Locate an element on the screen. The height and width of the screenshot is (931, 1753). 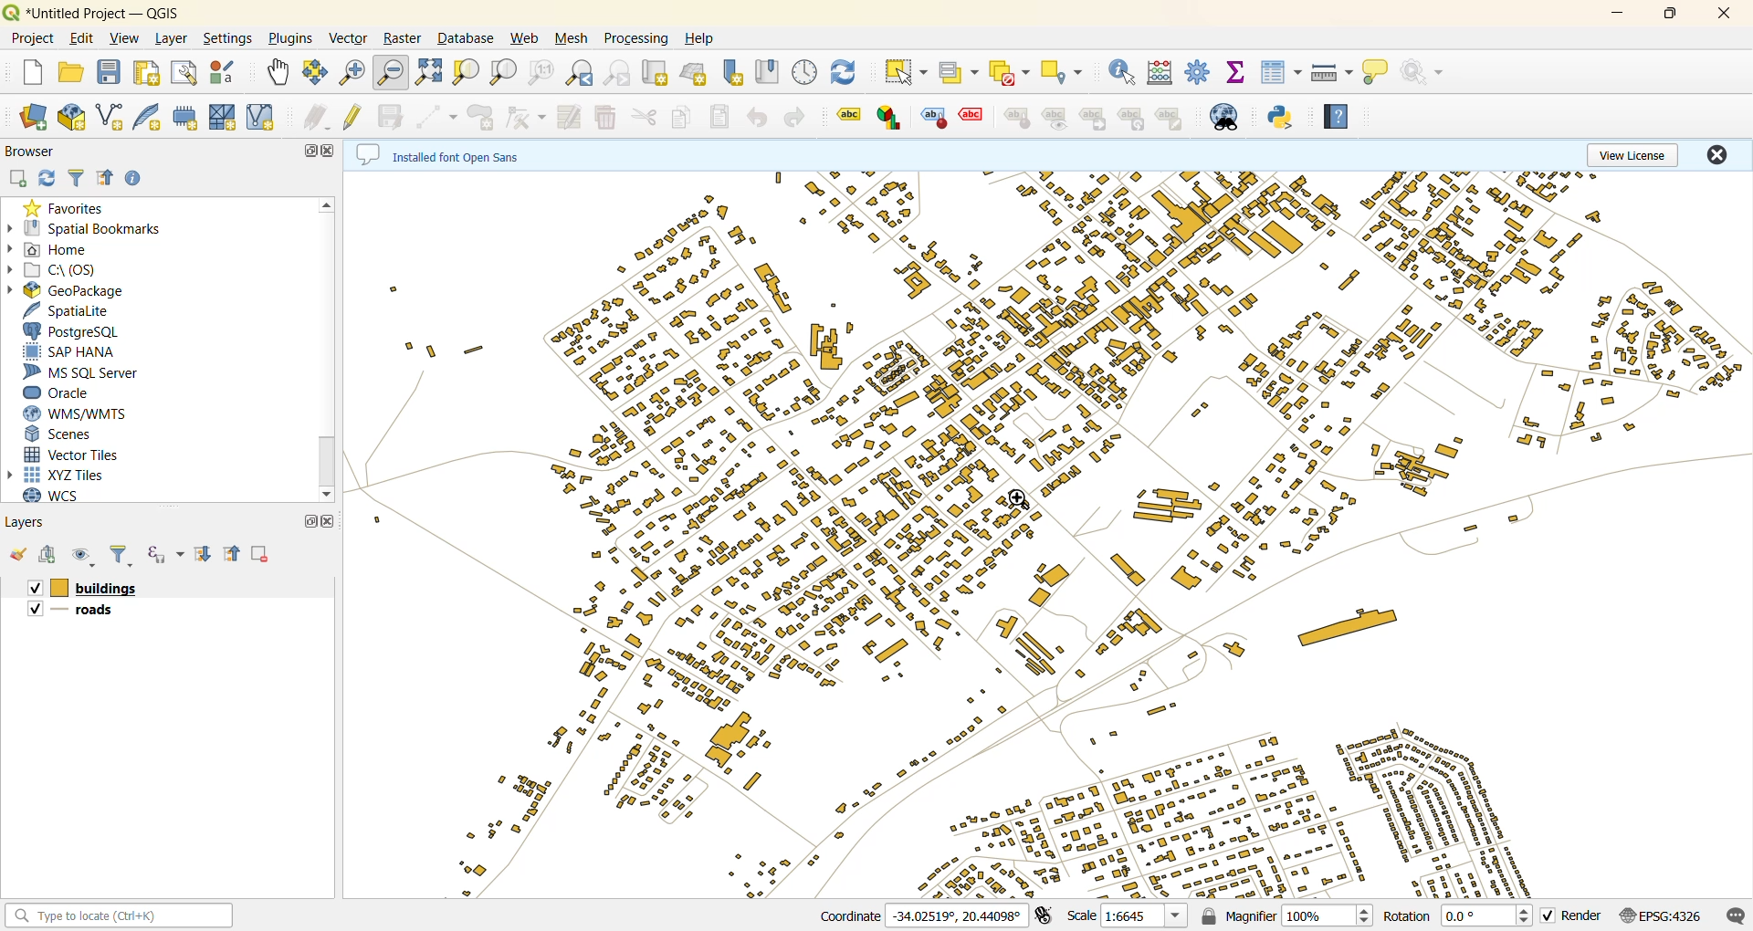
layers is located at coordinates (80, 612).